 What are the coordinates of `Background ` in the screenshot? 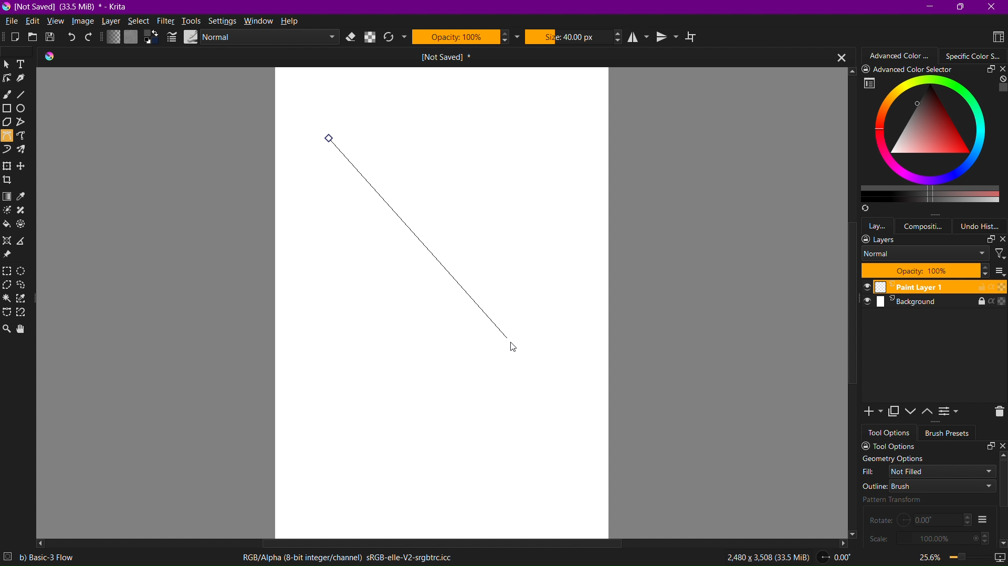 It's located at (930, 303).